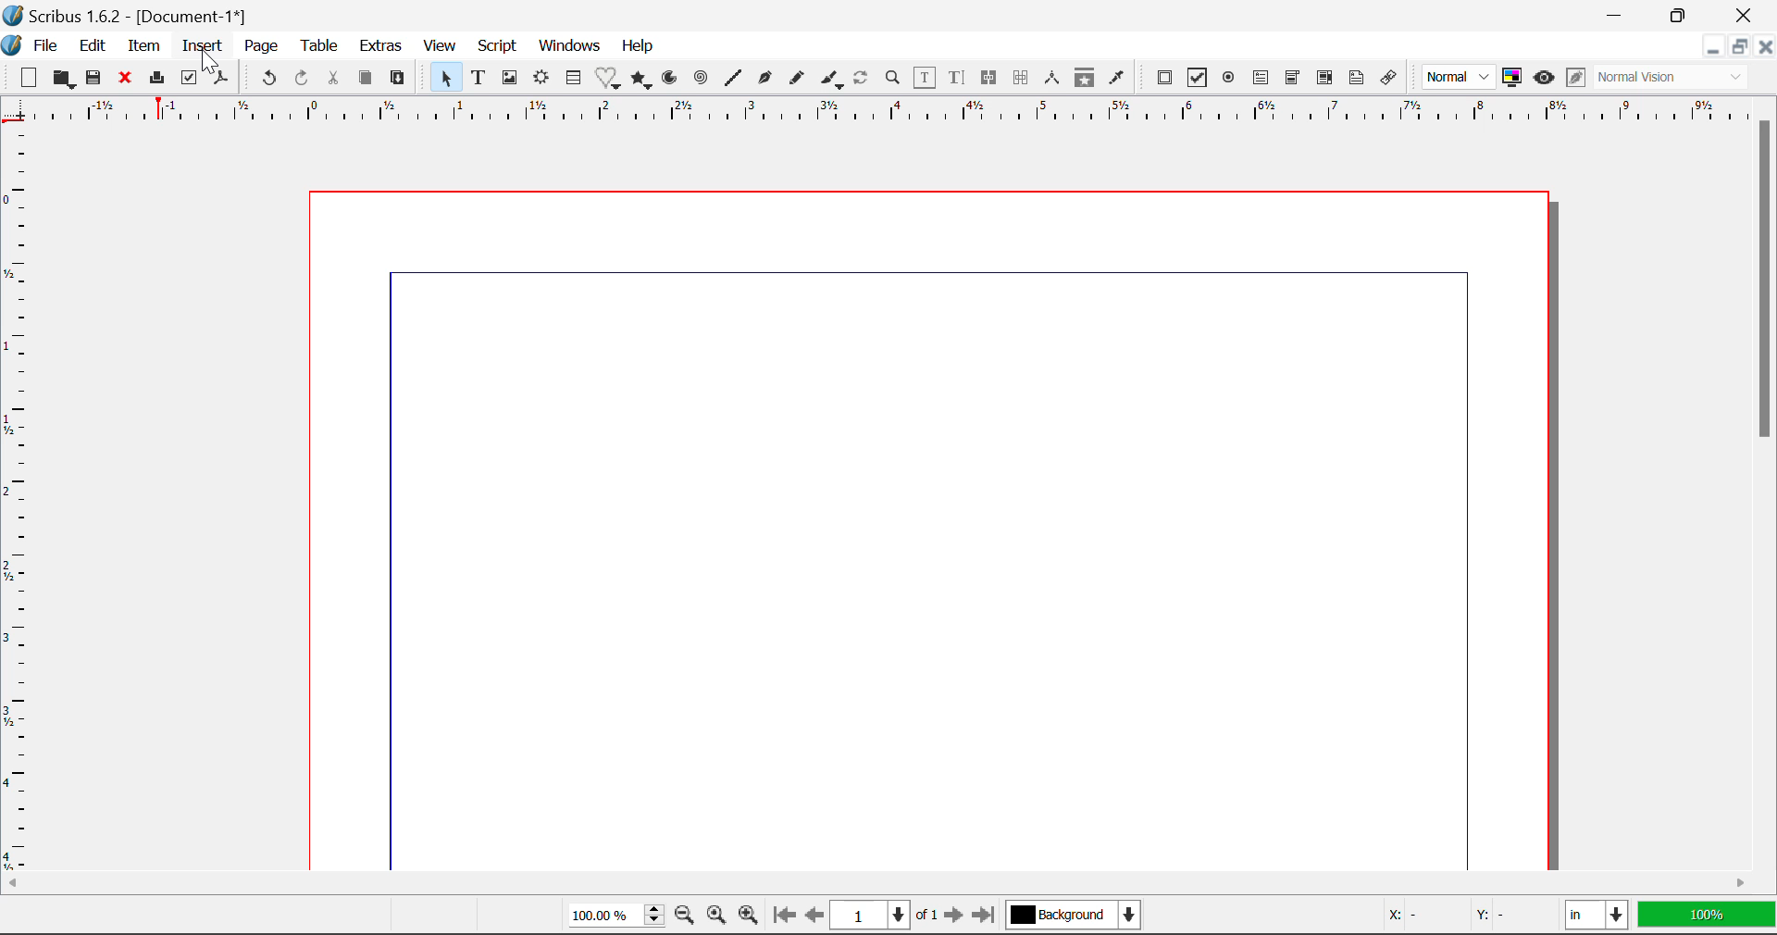  I want to click on Save as Pdf, so click(220, 81).